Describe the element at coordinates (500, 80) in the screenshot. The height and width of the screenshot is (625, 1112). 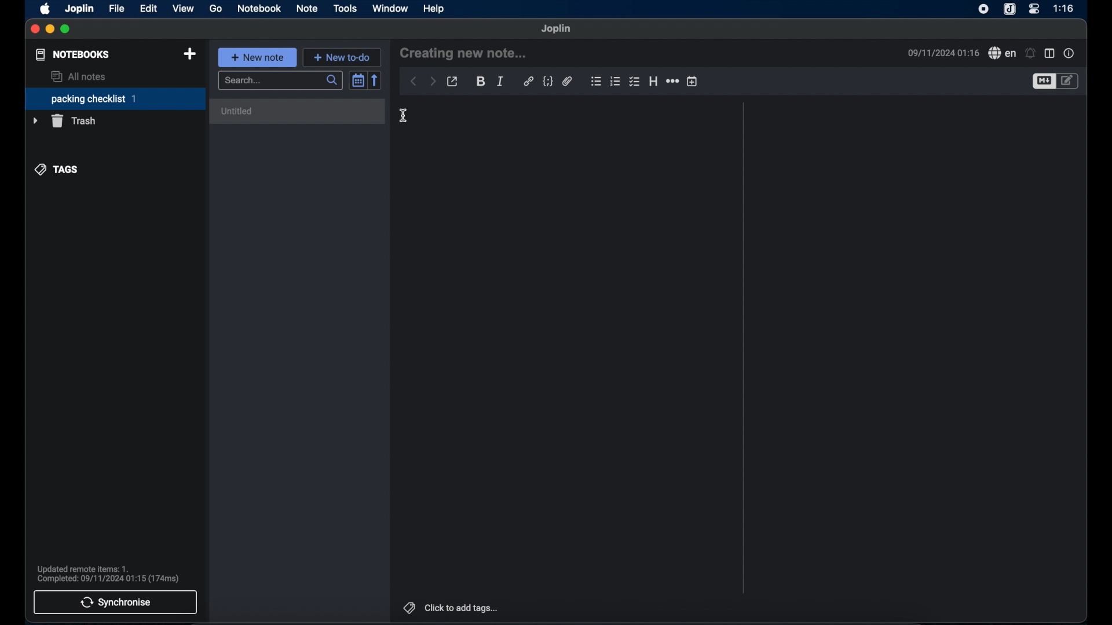
I see `italic` at that location.